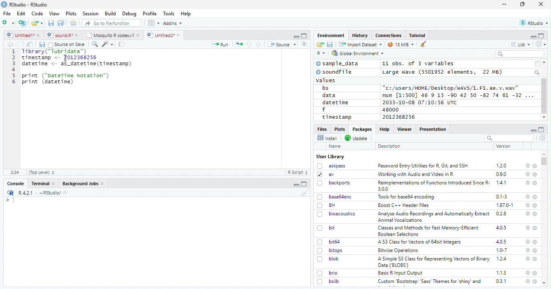 The width and height of the screenshot is (551, 289). I want to click on minimize, so click(505, 4).